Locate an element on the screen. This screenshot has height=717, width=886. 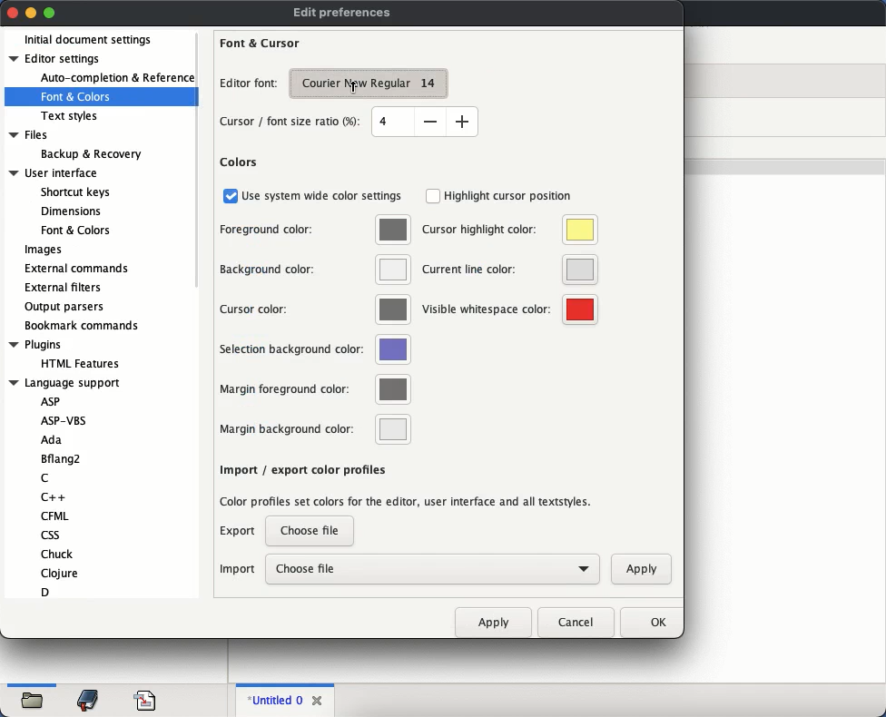
dimensions is located at coordinates (69, 211).